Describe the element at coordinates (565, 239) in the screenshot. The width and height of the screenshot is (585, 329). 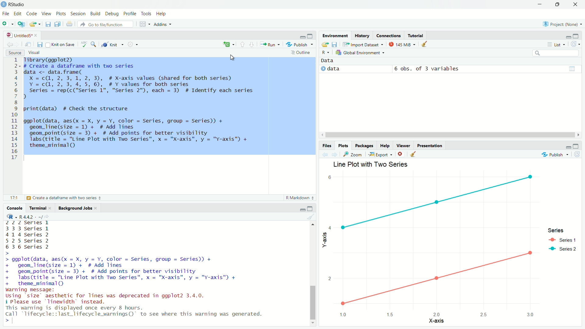
I see `Series` at that location.